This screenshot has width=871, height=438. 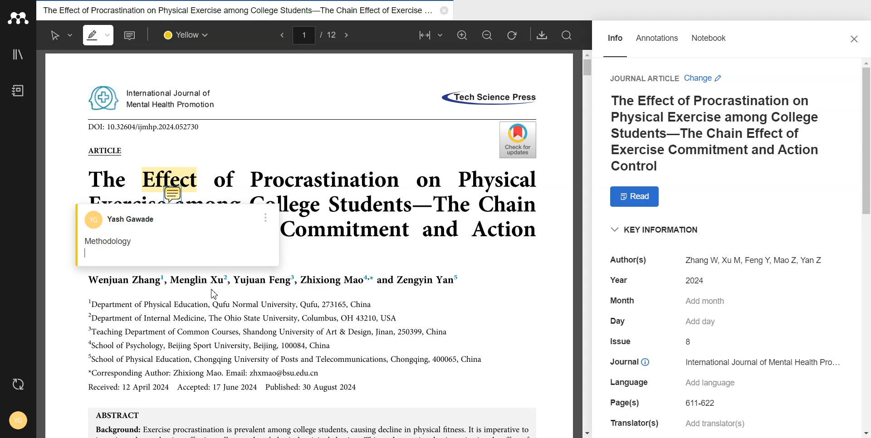 What do you see at coordinates (19, 385) in the screenshot?
I see `Auto sync` at bounding box center [19, 385].